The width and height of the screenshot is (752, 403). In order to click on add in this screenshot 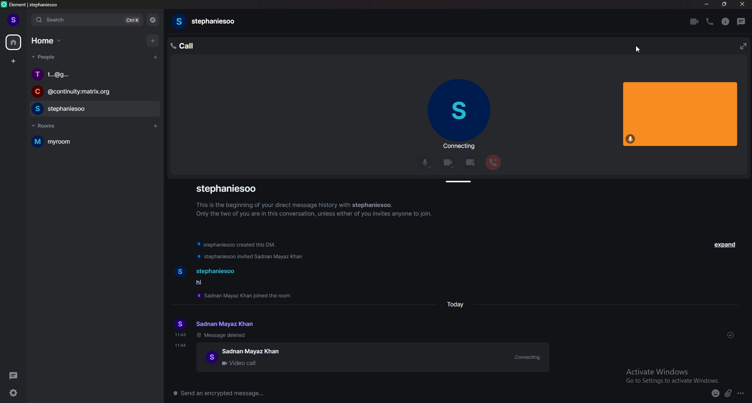, I will do `click(154, 41)`.